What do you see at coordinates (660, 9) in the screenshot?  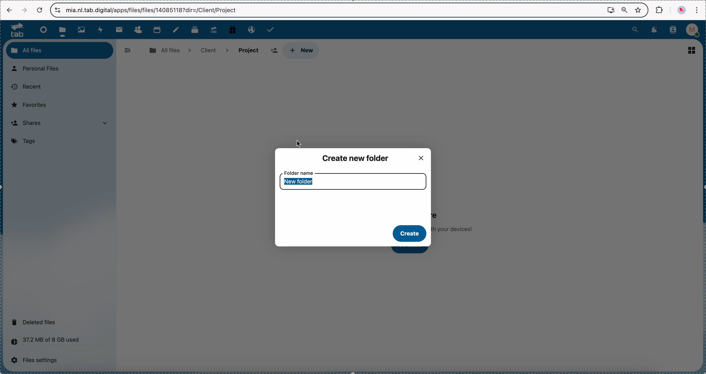 I see `extensions` at bounding box center [660, 9].